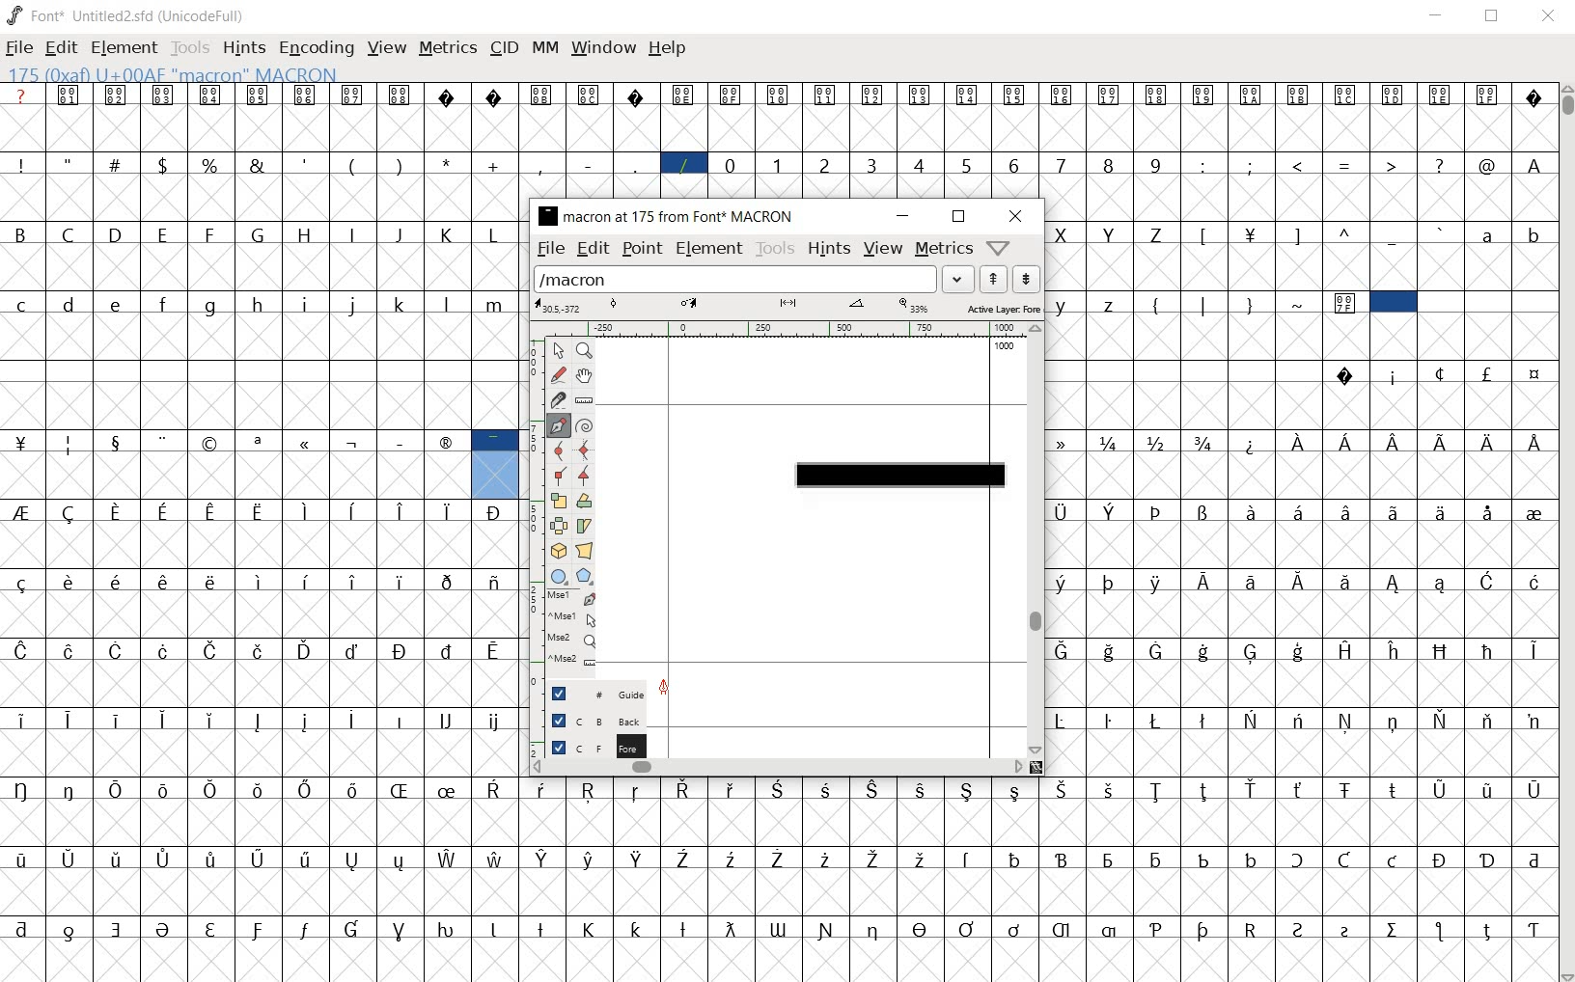  I want to click on Symbol, so click(353, 95).